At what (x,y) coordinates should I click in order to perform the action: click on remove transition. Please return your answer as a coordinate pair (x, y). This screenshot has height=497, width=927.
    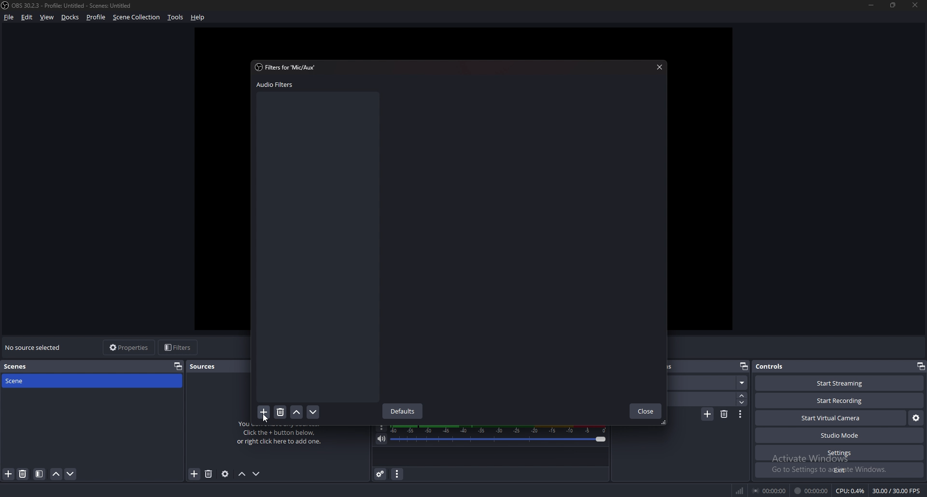
    Looking at the image, I should click on (725, 415).